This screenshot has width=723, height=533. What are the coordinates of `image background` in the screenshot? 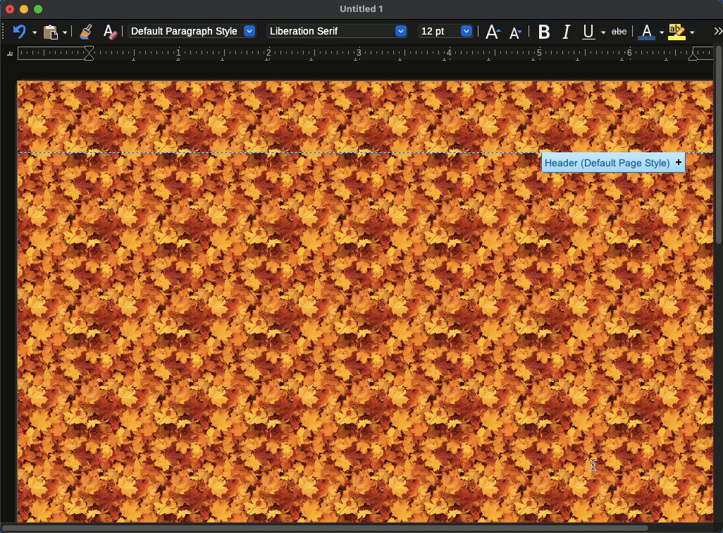 It's located at (365, 314).